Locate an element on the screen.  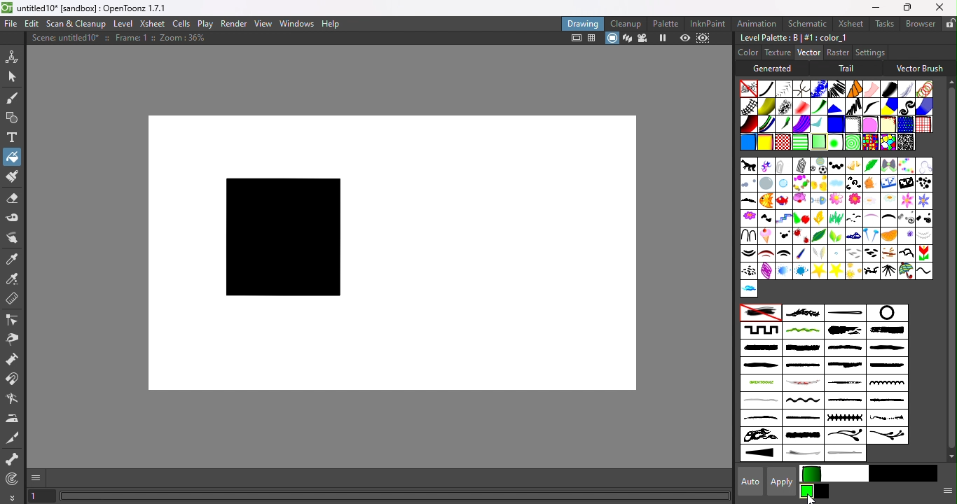
Fade is located at coordinates (801, 106).